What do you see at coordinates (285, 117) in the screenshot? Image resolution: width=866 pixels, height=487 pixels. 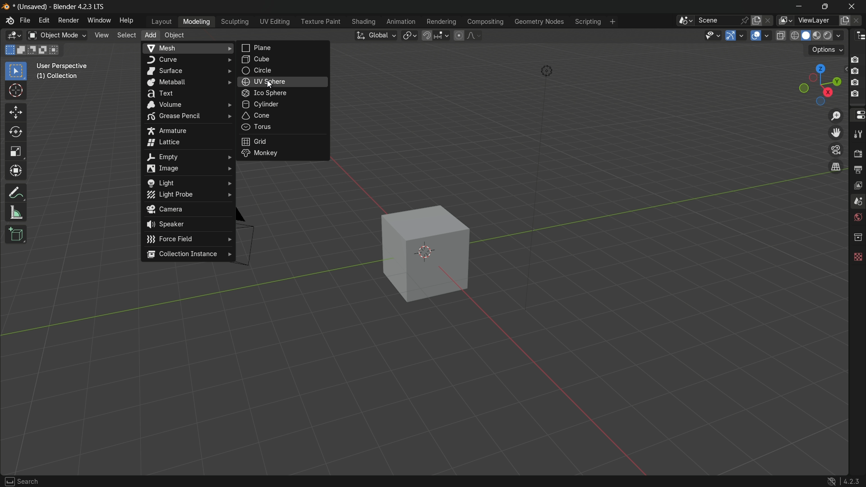 I see `cone` at bounding box center [285, 117].